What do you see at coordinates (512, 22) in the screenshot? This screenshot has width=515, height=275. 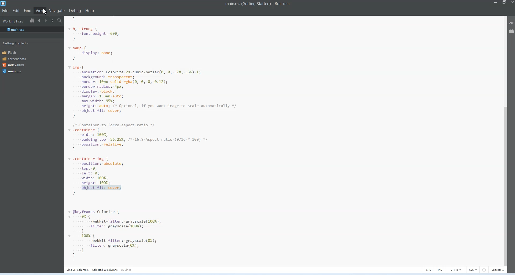 I see `Live Preview` at bounding box center [512, 22].